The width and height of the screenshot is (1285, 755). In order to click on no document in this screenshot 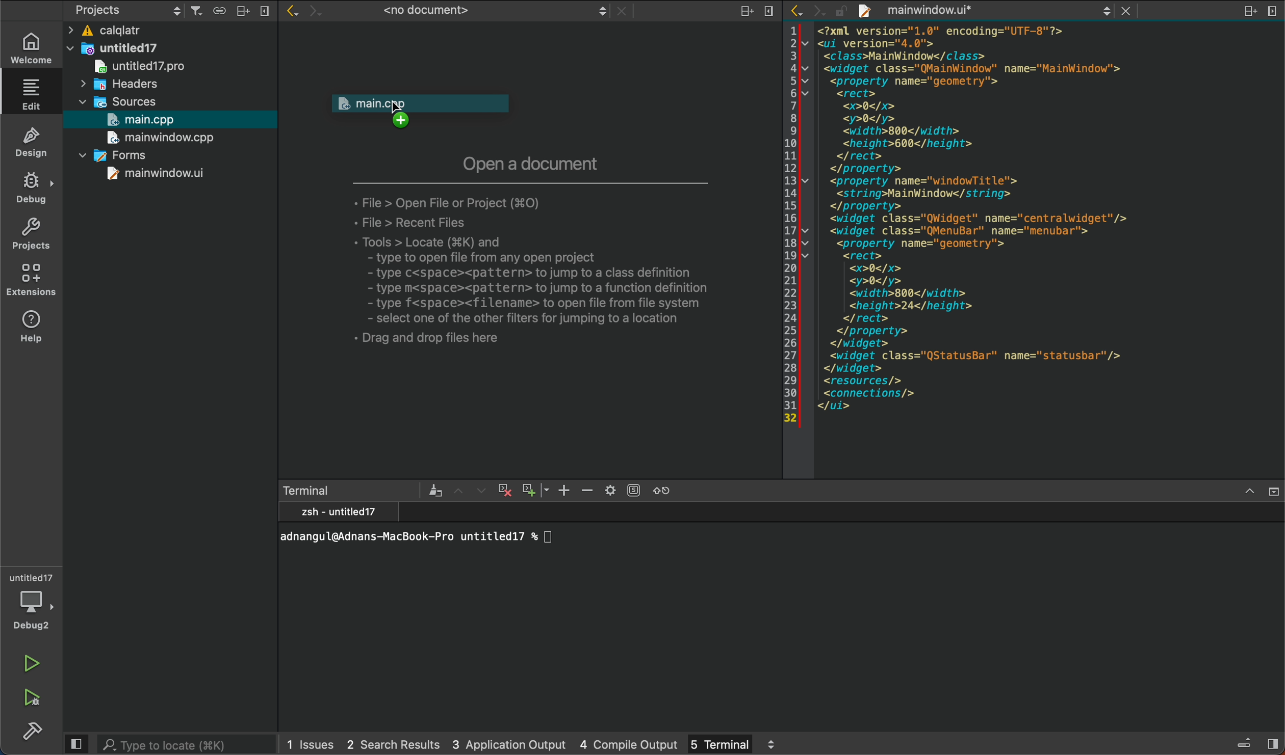, I will do `click(474, 13)`.